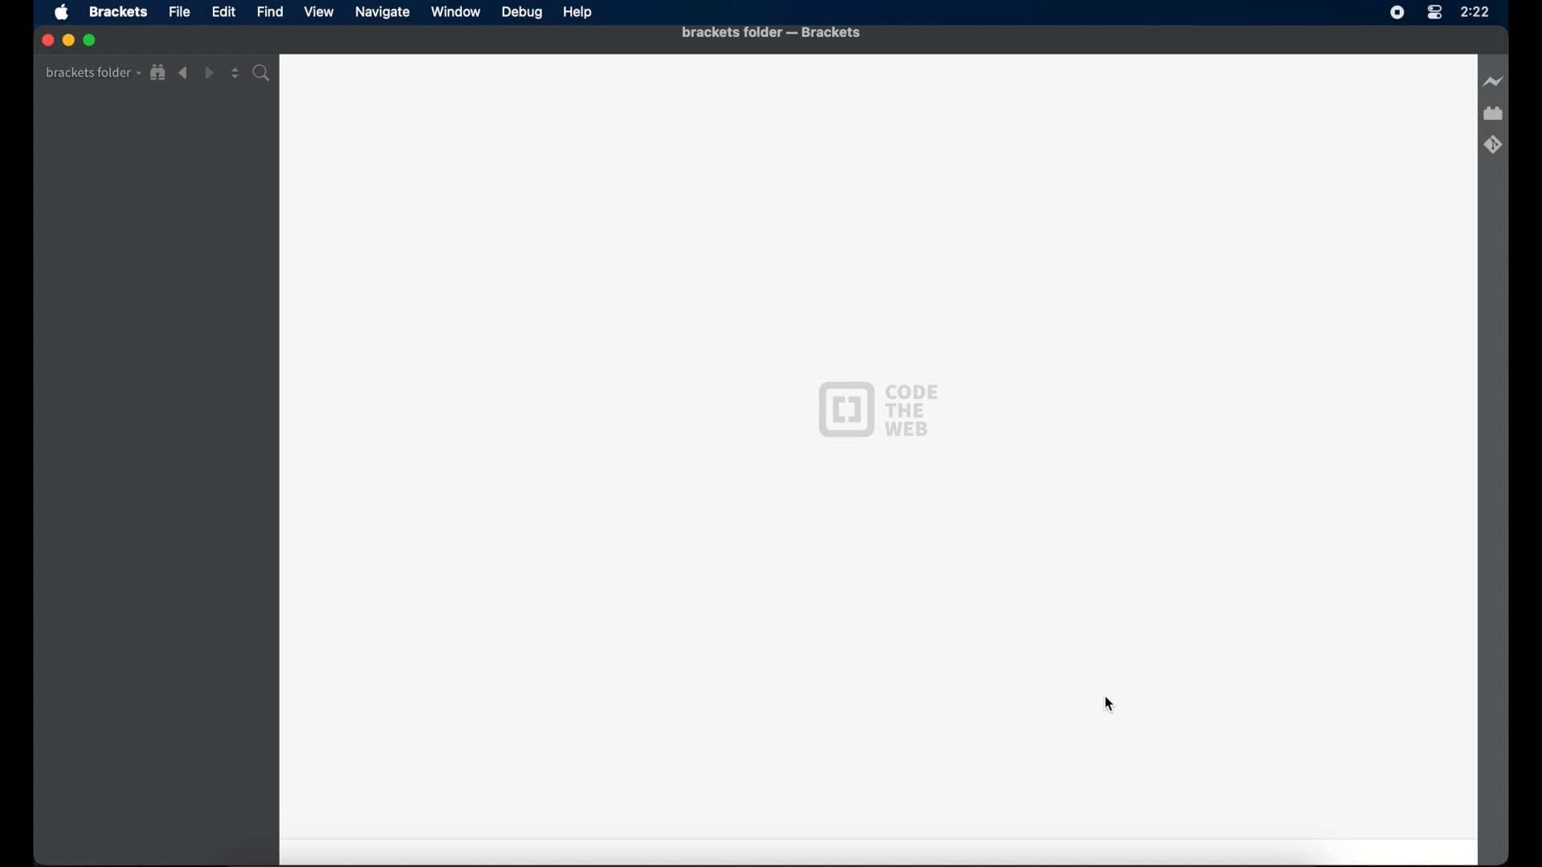 The width and height of the screenshot is (1542, 867). I want to click on brackets git extension icon, so click(1493, 144).